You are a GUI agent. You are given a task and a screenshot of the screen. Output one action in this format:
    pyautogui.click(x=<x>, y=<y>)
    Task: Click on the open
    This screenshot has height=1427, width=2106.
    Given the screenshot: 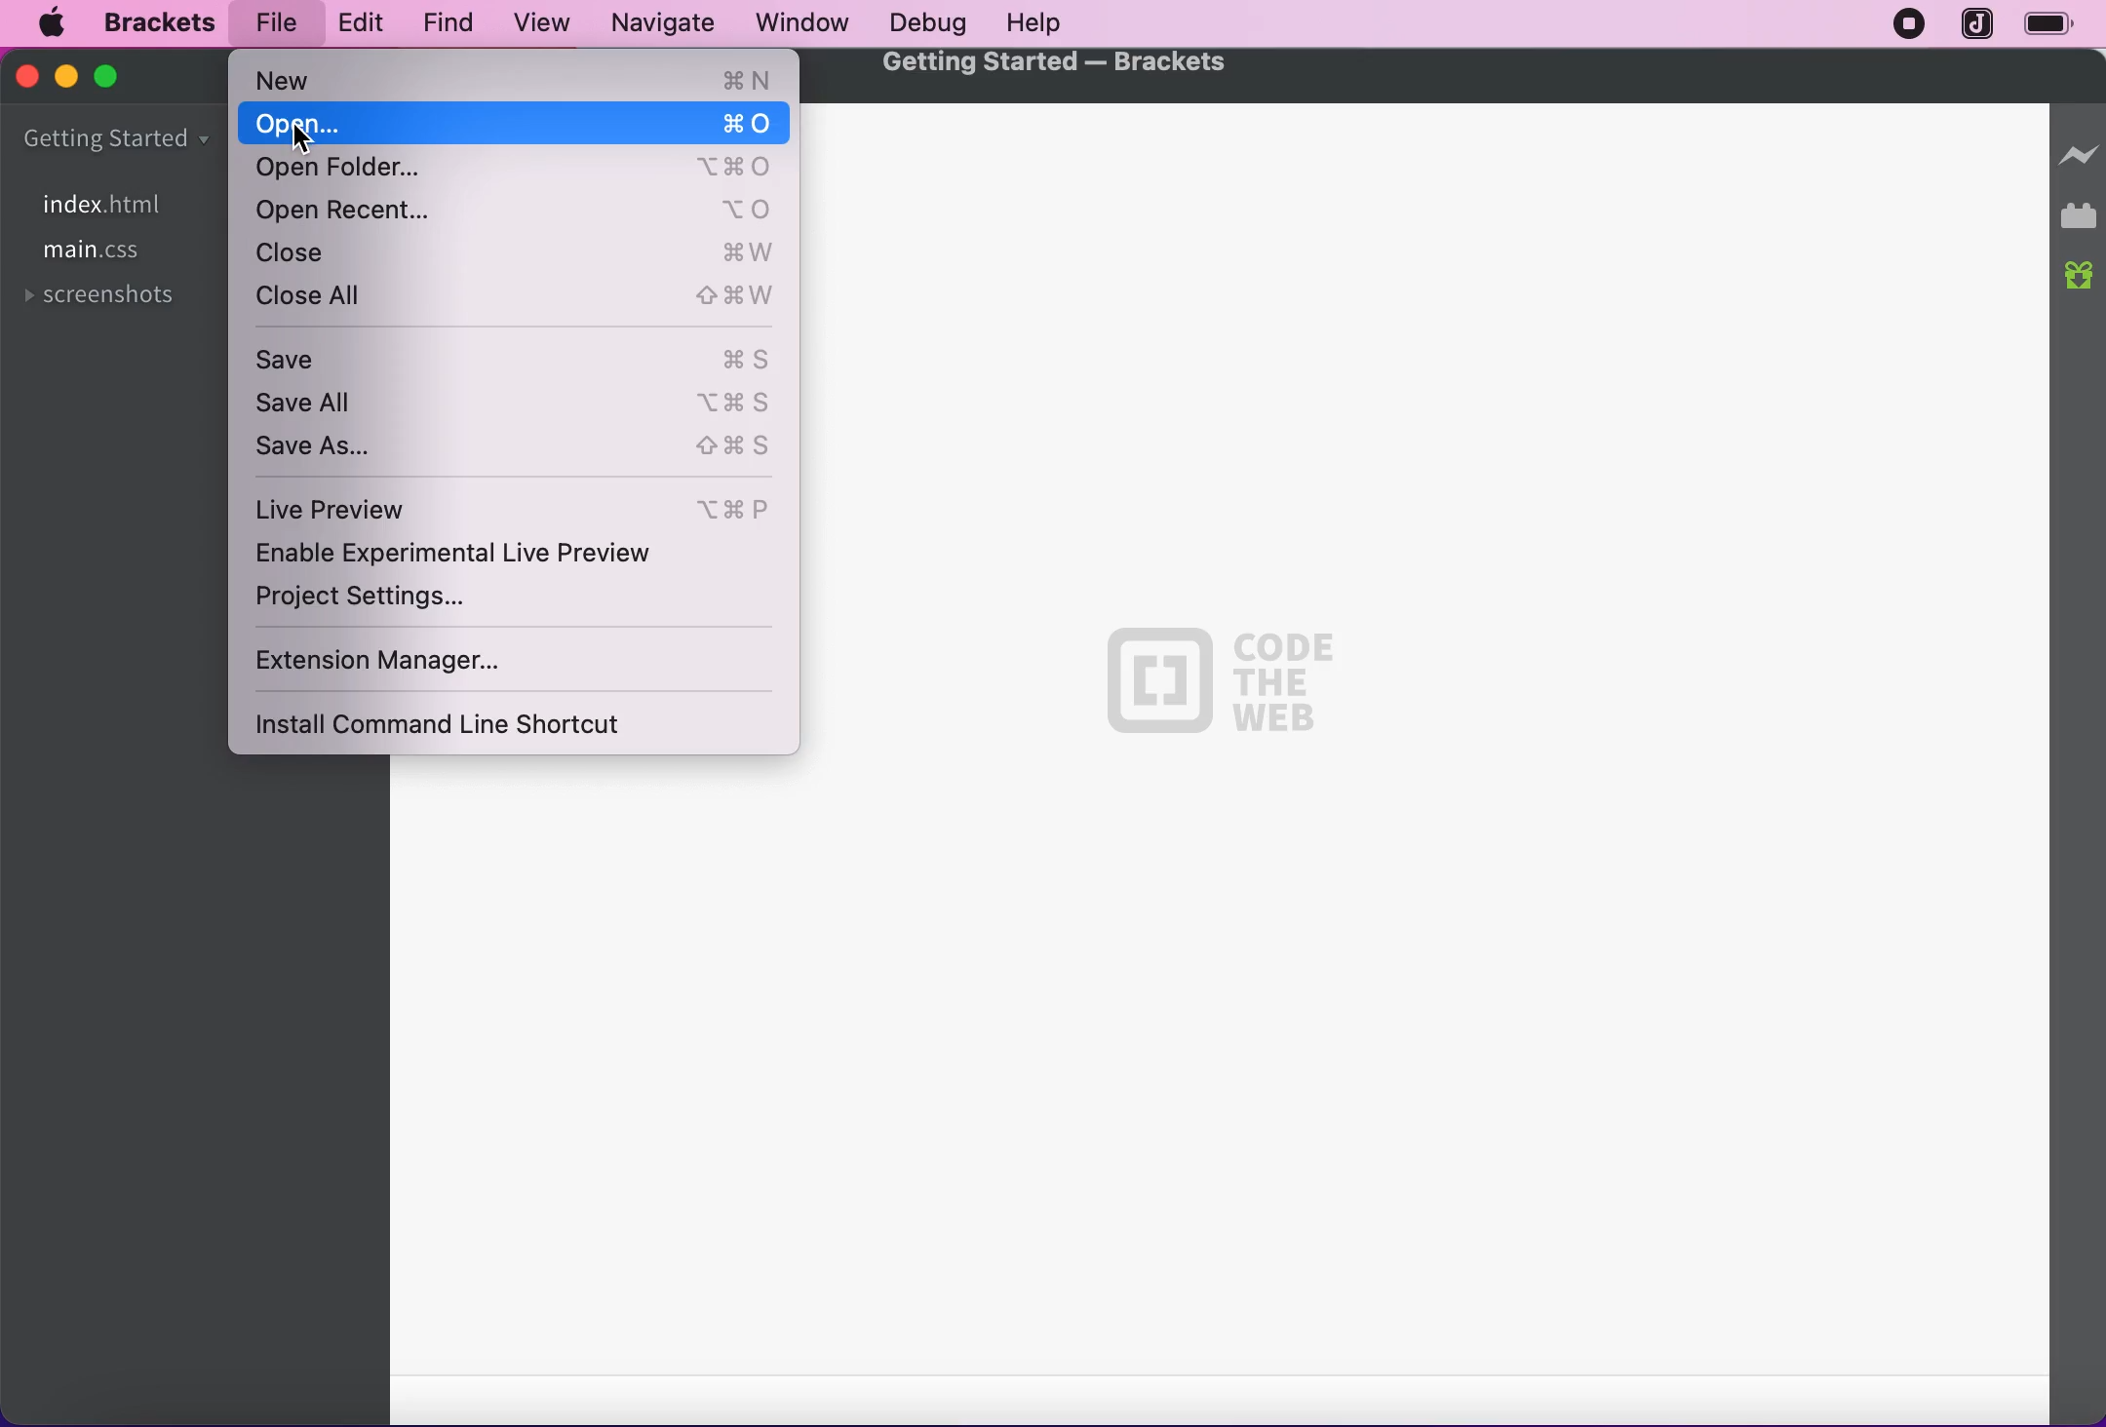 What is the action you would take?
    pyautogui.click(x=515, y=125)
    